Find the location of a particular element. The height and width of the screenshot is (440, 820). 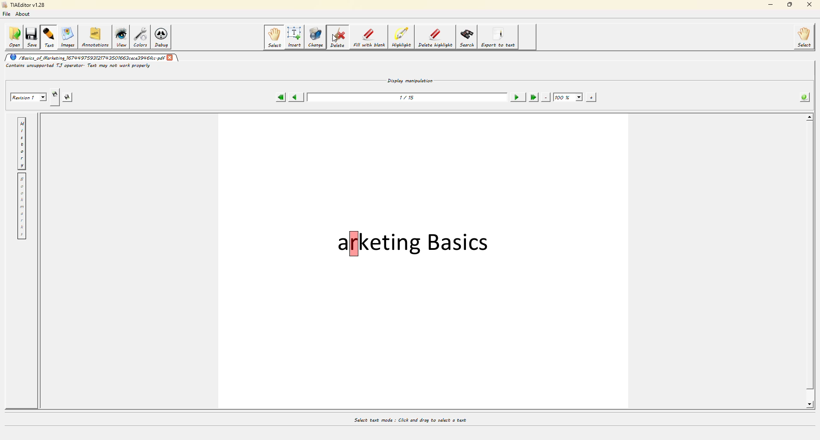

minimize is located at coordinates (769, 6).